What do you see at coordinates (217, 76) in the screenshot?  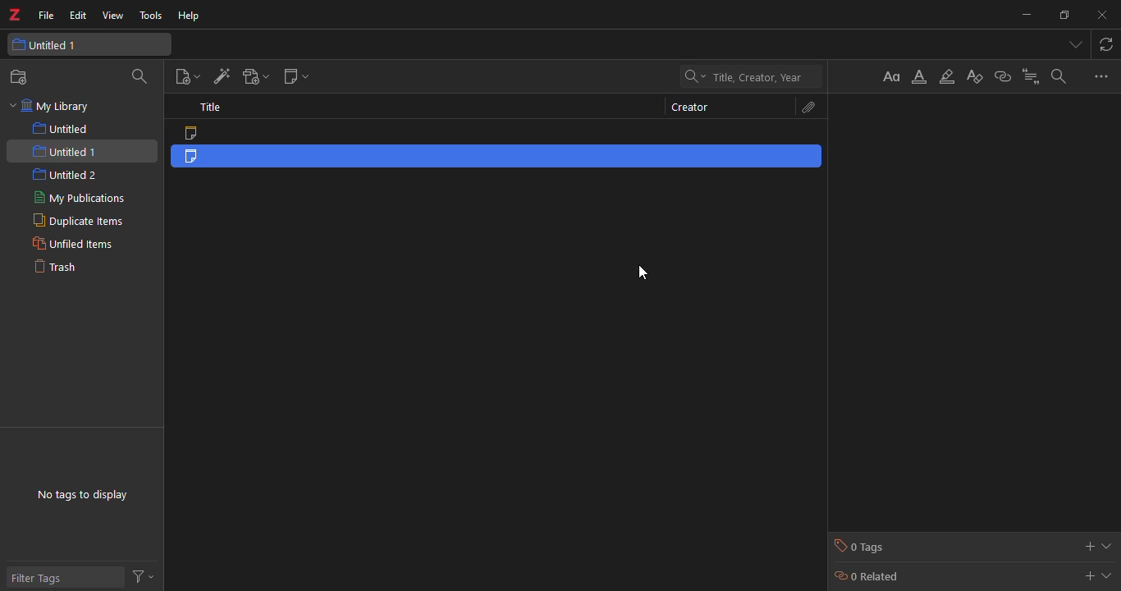 I see `add item` at bounding box center [217, 76].